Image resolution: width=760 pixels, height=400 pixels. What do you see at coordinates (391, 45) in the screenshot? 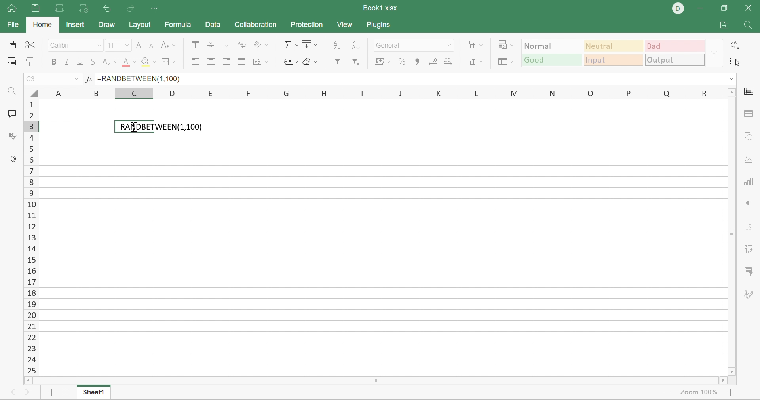
I see `Number format` at bounding box center [391, 45].